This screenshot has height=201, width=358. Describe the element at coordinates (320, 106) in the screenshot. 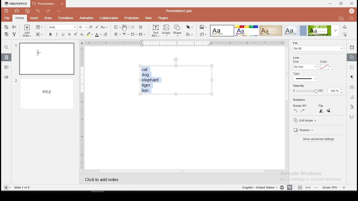

I see `flip` at that location.